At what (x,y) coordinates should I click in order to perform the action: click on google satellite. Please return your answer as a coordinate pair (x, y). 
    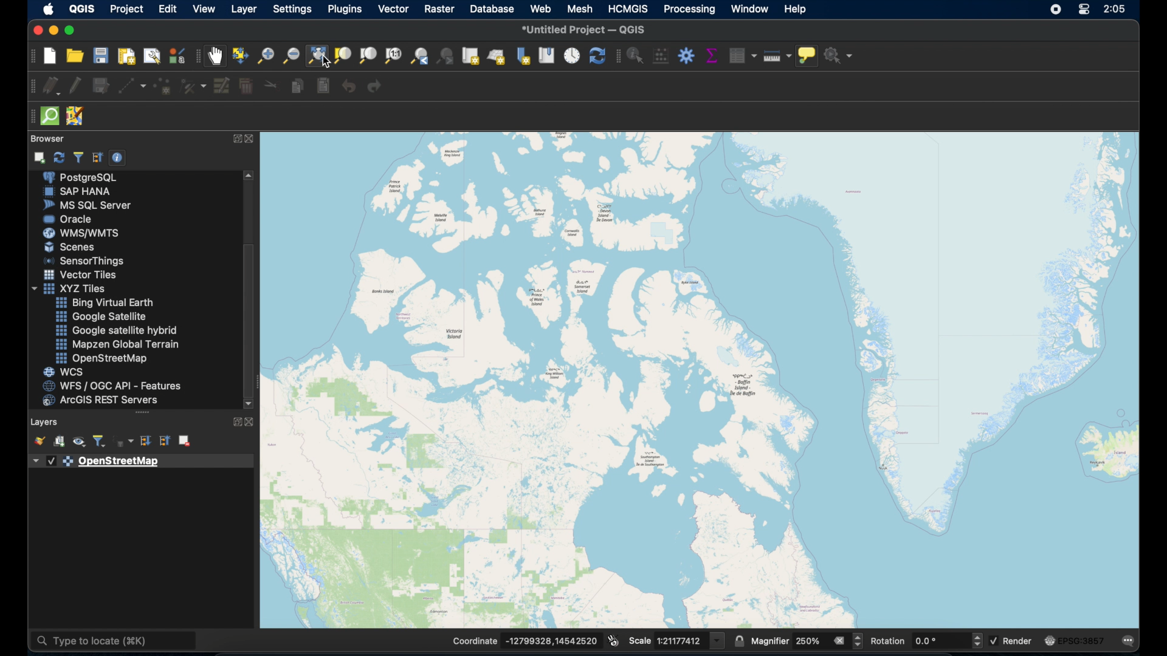
    Looking at the image, I should click on (102, 316).